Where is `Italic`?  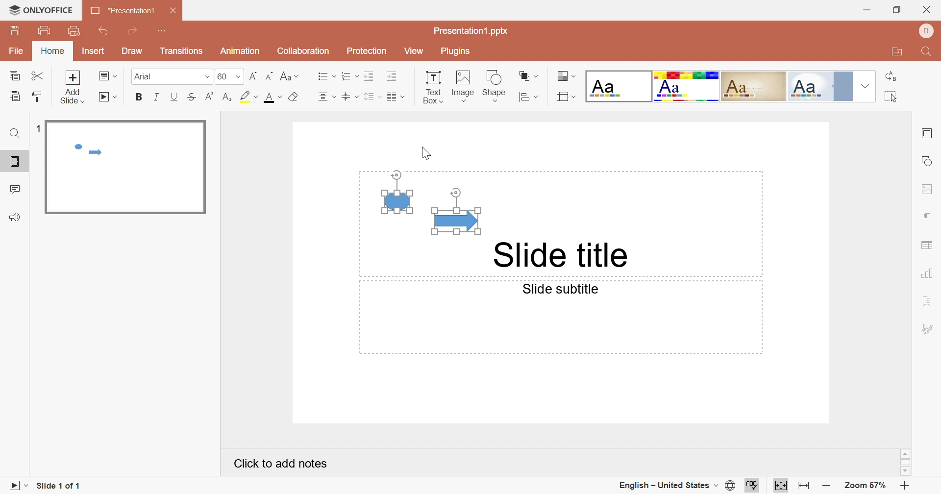 Italic is located at coordinates (155, 99).